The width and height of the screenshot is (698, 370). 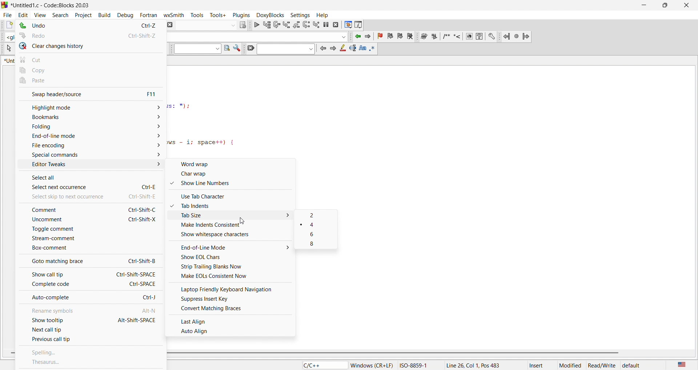 What do you see at coordinates (300, 13) in the screenshot?
I see `settings` at bounding box center [300, 13].